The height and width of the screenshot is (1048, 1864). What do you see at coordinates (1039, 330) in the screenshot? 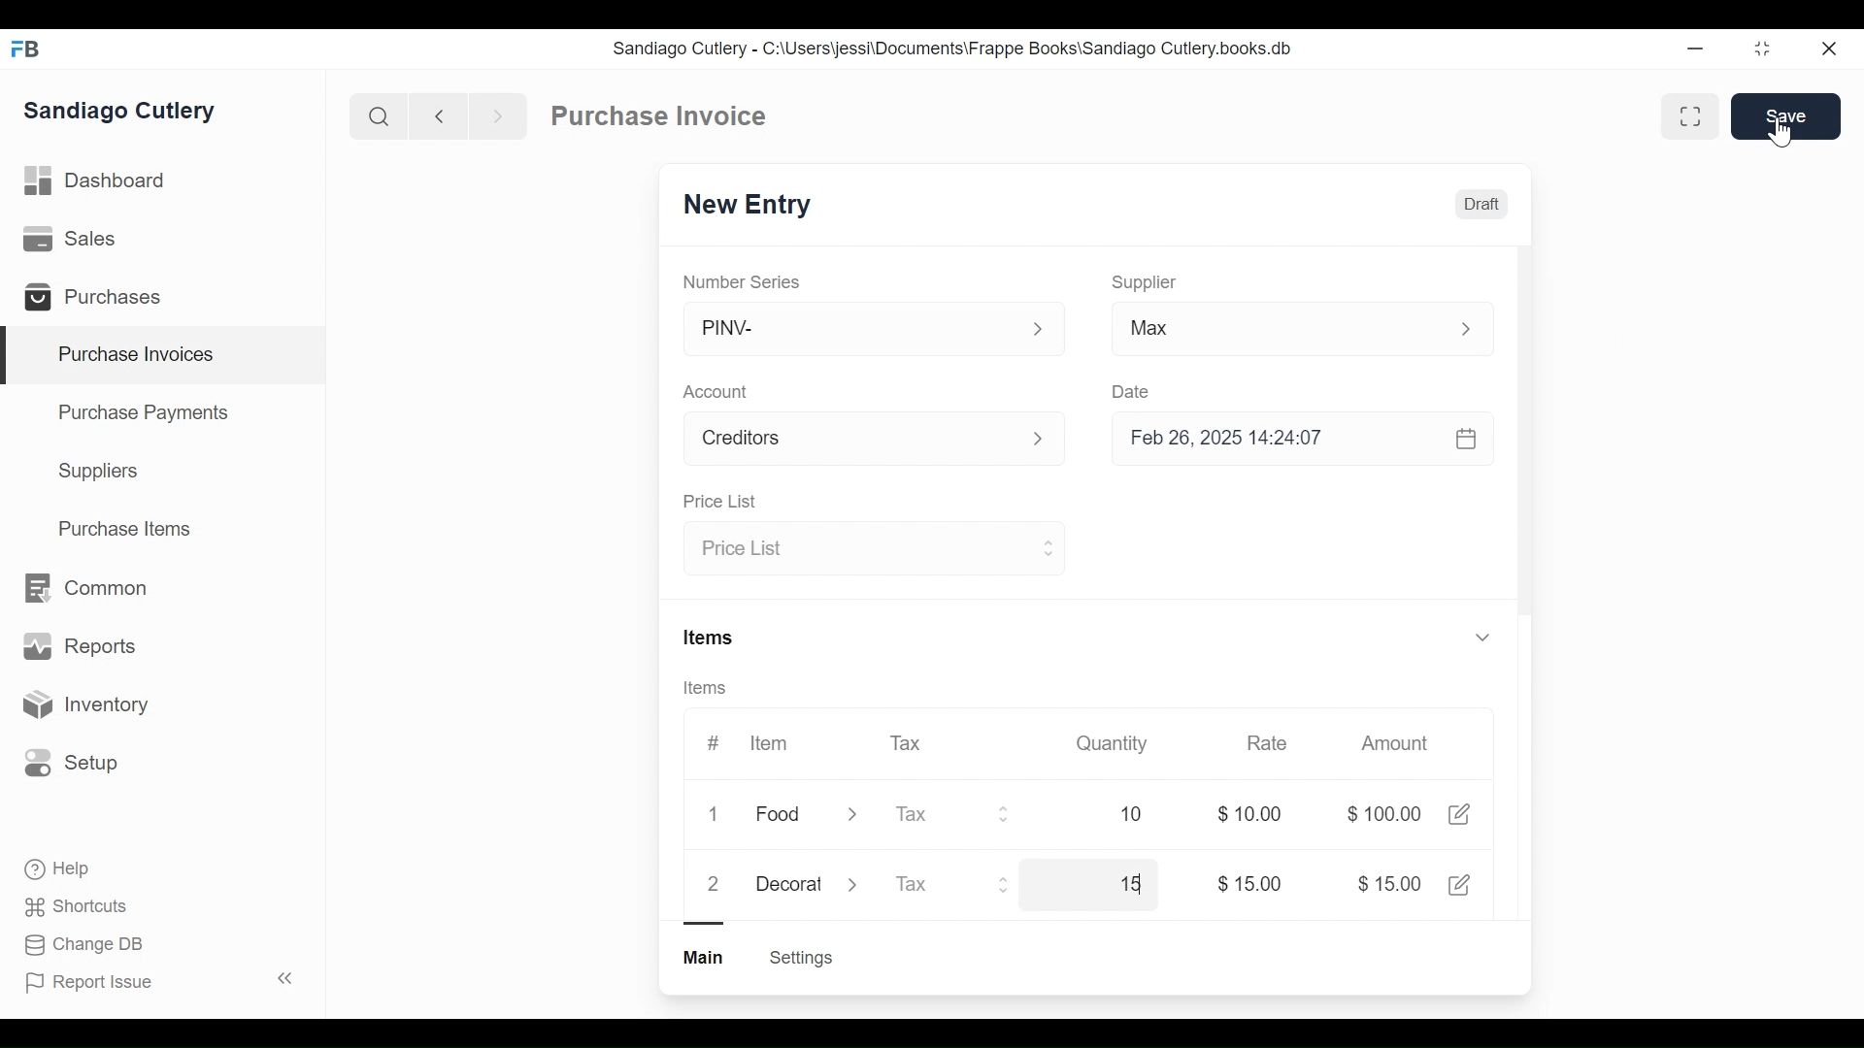
I see `Expand` at bounding box center [1039, 330].